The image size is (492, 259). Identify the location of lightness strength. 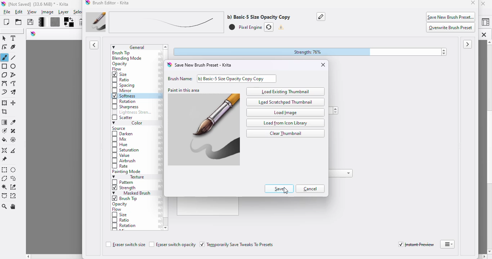
(132, 113).